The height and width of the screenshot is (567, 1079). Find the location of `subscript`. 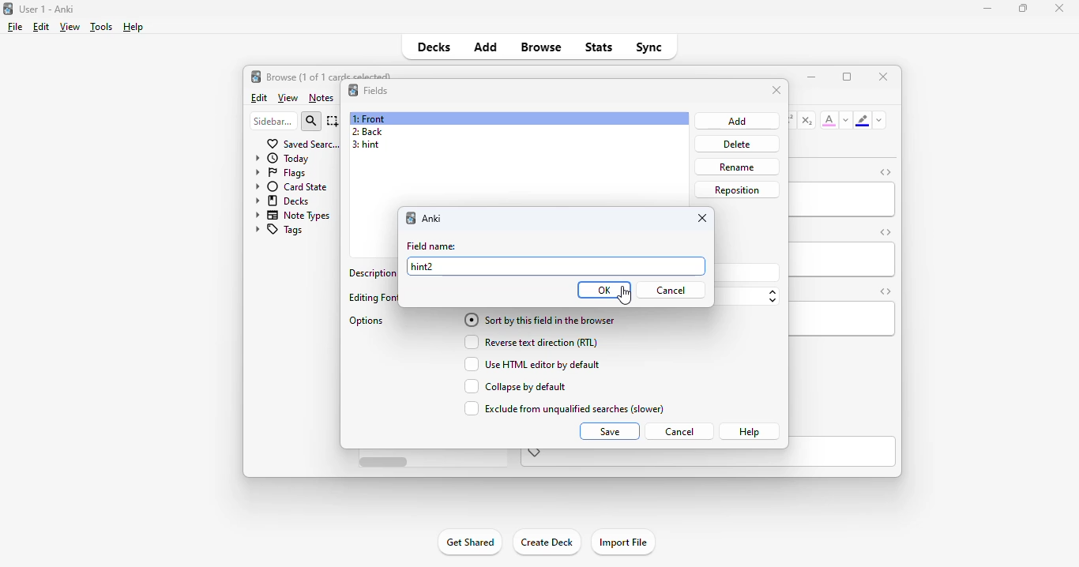

subscript is located at coordinates (806, 120).